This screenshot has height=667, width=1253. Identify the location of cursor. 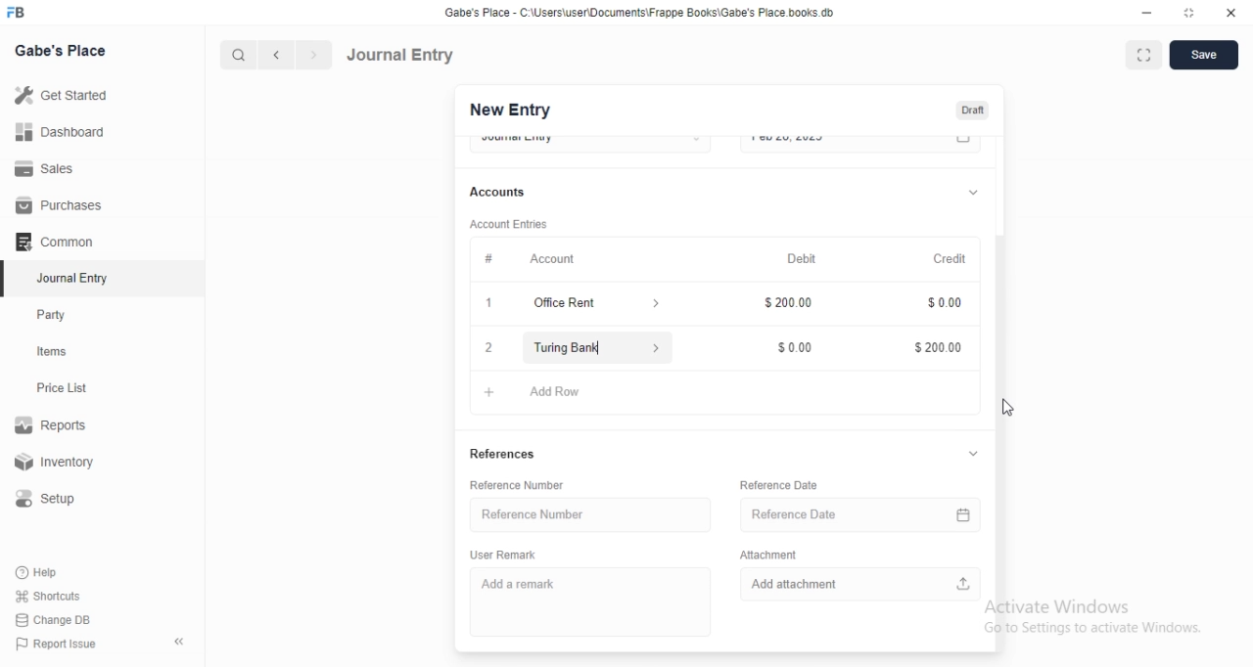
(1006, 405).